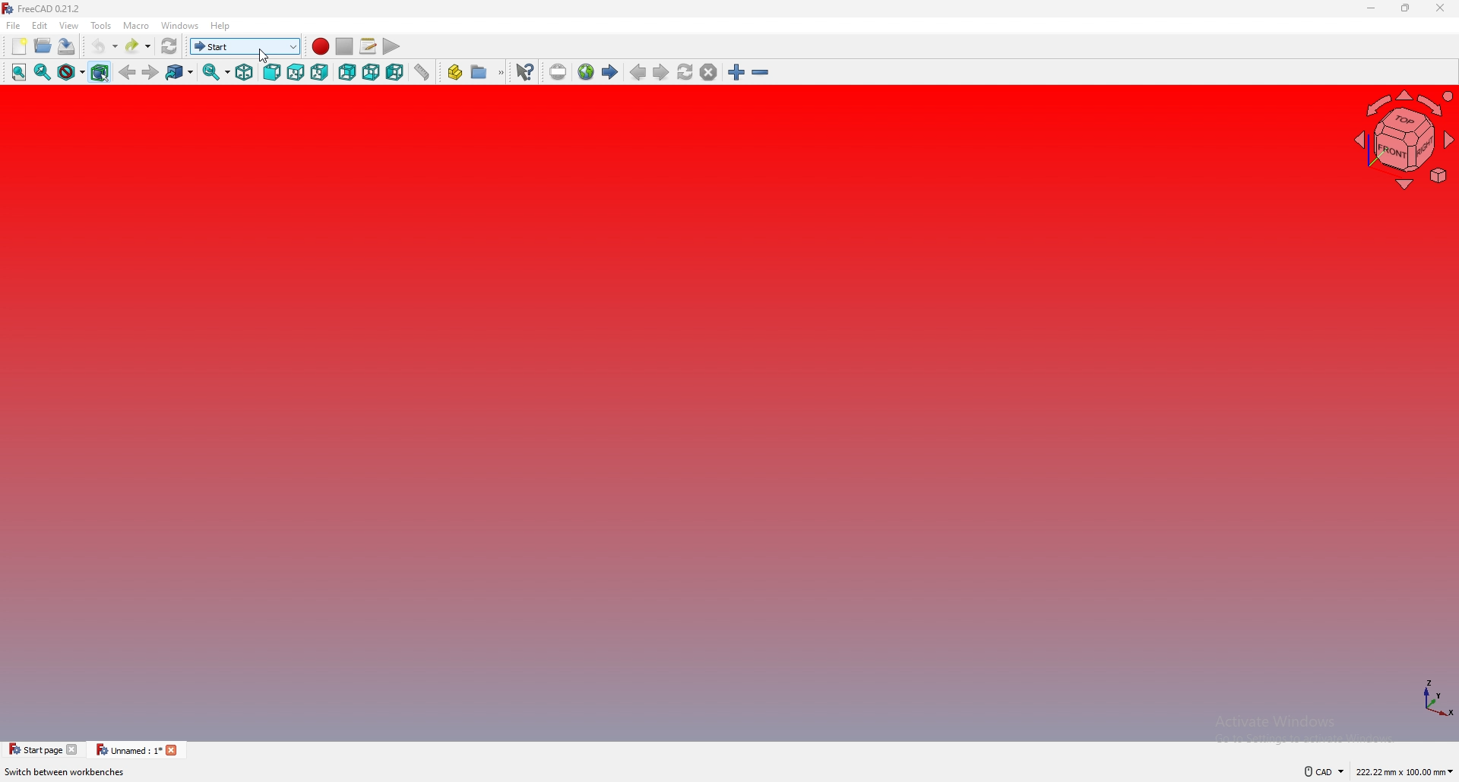 This screenshot has width=1459, height=782. I want to click on zoom out, so click(761, 71).